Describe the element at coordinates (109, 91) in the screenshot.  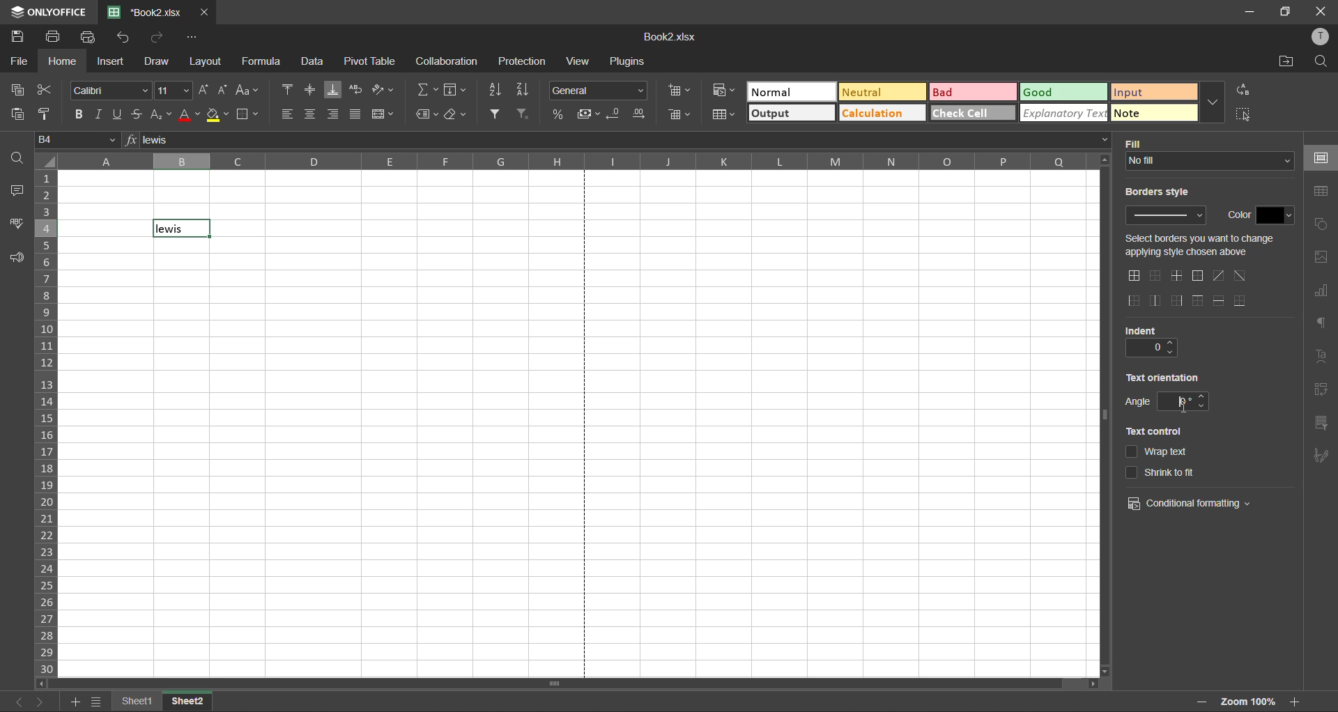
I see `font style` at that location.